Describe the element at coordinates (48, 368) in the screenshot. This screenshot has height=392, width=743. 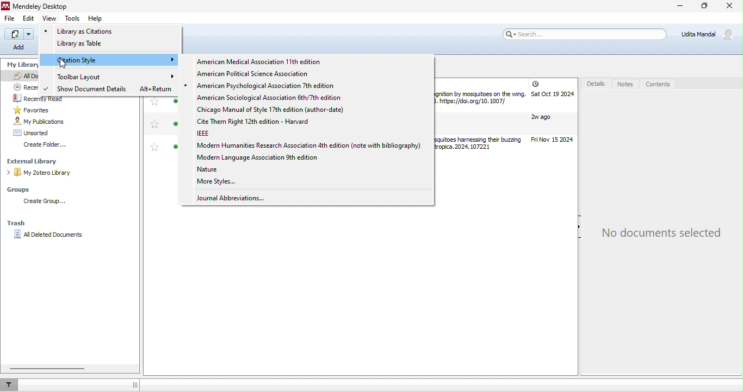
I see `horizontal scroll bar` at that location.